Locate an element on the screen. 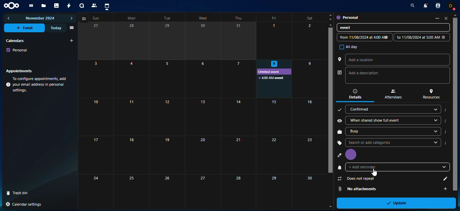 This screenshot has width=460, height=211. dashboard is located at coordinates (30, 6).